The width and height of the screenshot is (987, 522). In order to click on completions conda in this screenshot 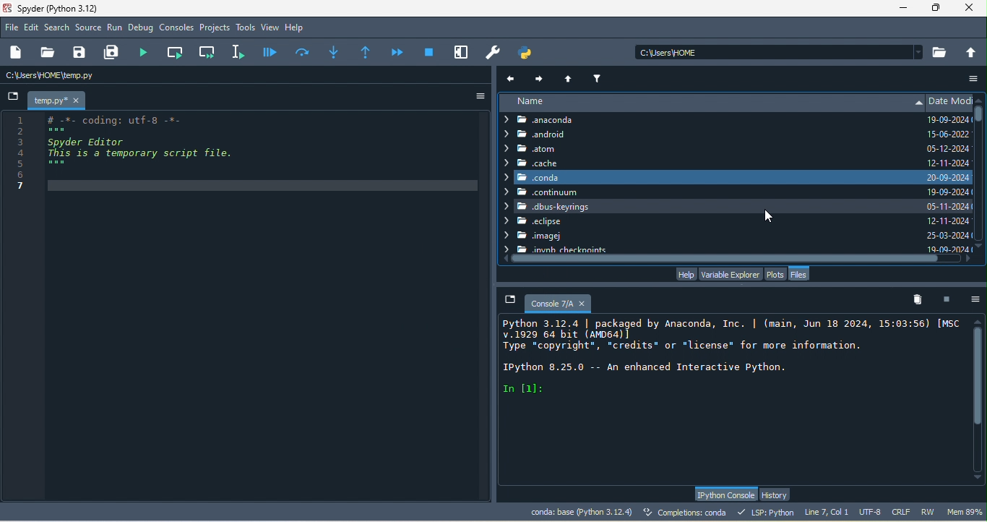, I will do `click(687, 513)`.